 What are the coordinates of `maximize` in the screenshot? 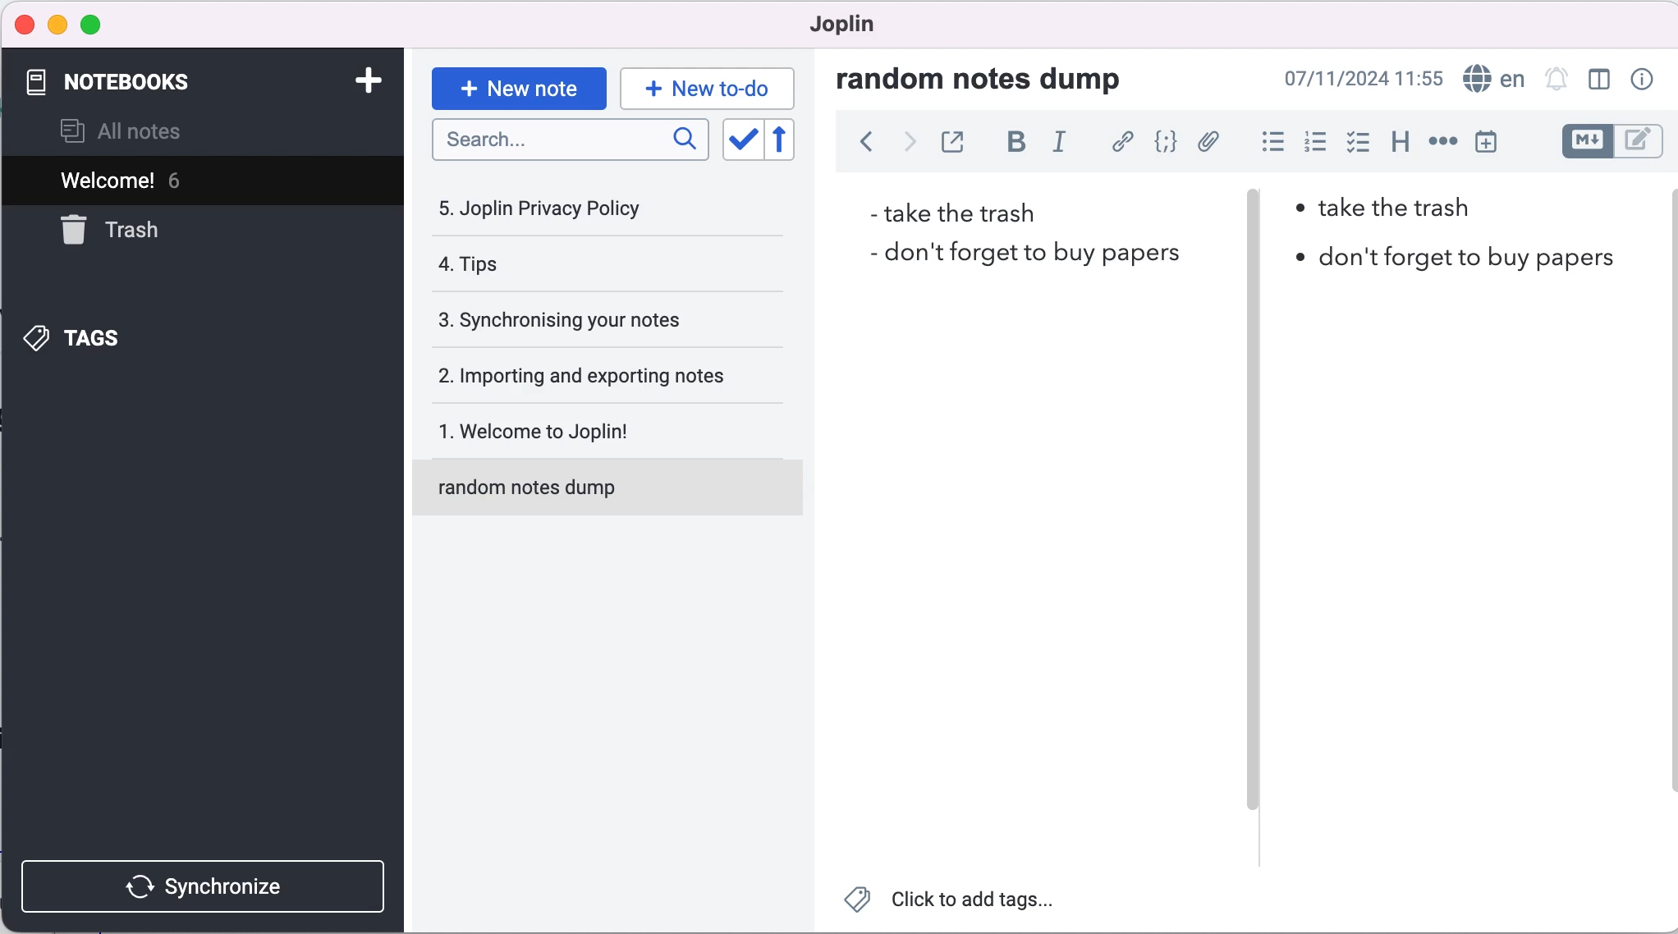 It's located at (91, 26).